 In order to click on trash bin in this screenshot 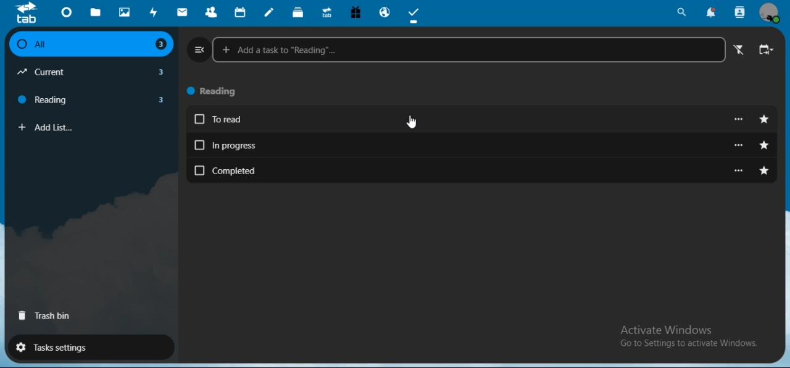, I will do `click(46, 317)`.